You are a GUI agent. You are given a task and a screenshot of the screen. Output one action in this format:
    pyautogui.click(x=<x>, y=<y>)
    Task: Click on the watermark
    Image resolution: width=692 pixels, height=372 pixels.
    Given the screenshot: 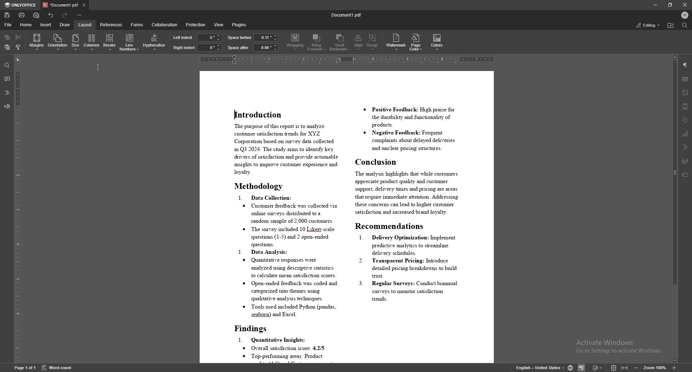 What is the action you would take?
    pyautogui.click(x=396, y=42)
    